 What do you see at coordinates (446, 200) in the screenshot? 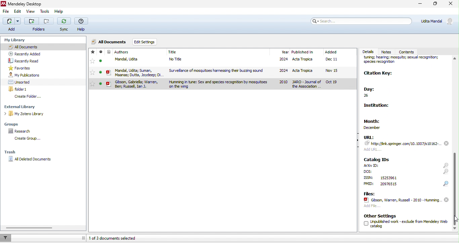
I see `remove` at bounding box center [446, 200].